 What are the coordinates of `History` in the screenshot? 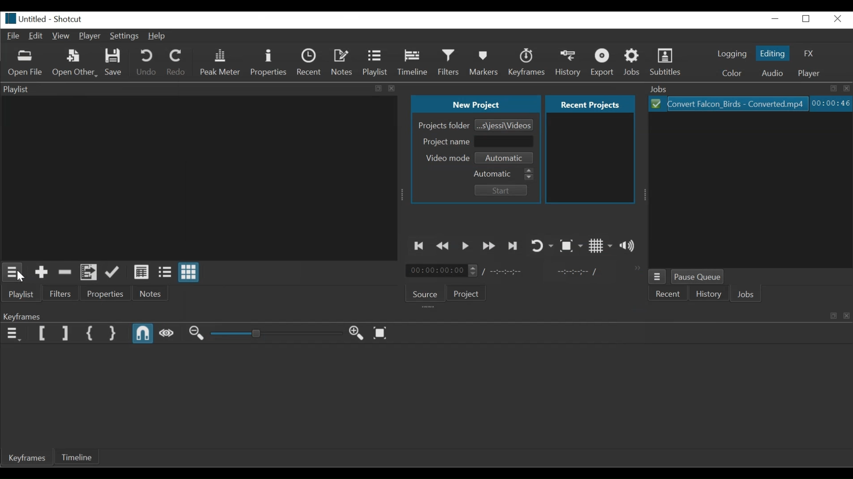 It's located at (569, 63).